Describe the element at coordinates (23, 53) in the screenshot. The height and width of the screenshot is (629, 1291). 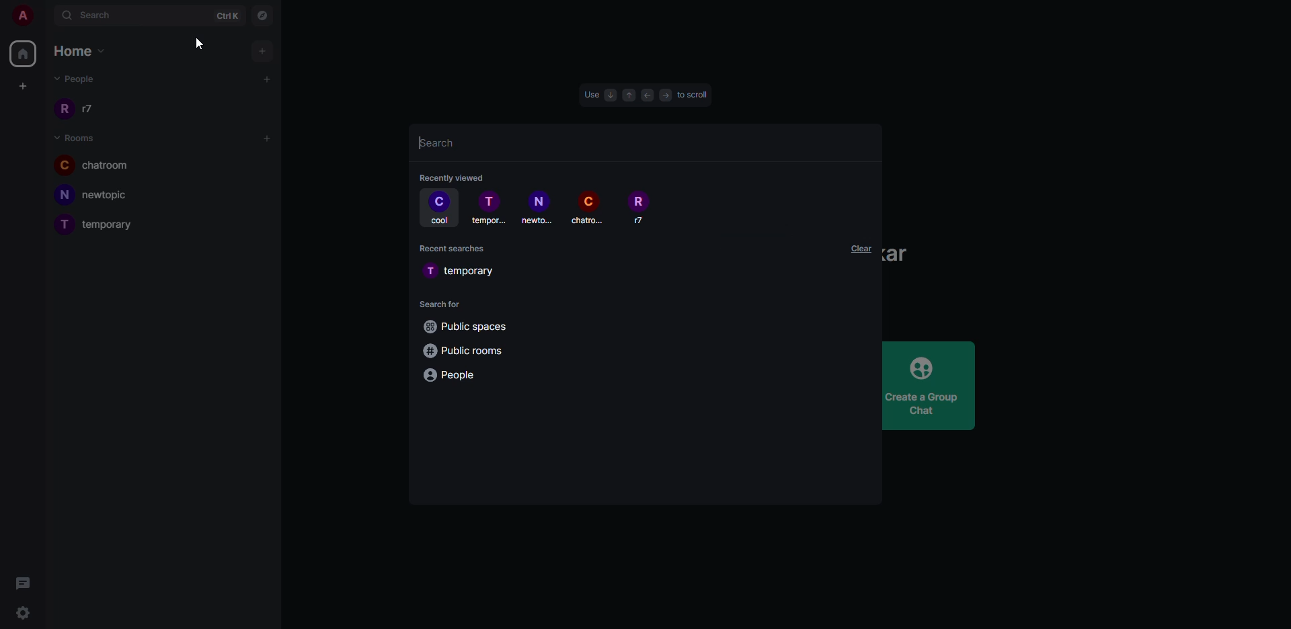
I see `home` at that location.